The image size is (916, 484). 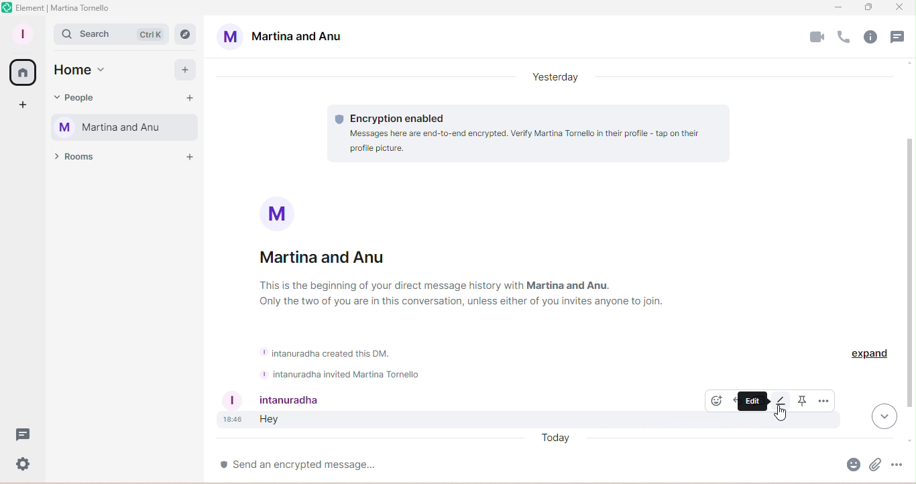 What do you see at coordinates (852, 467) in the screenshot?
I see `Emoji` at bounding box center [852, 467].